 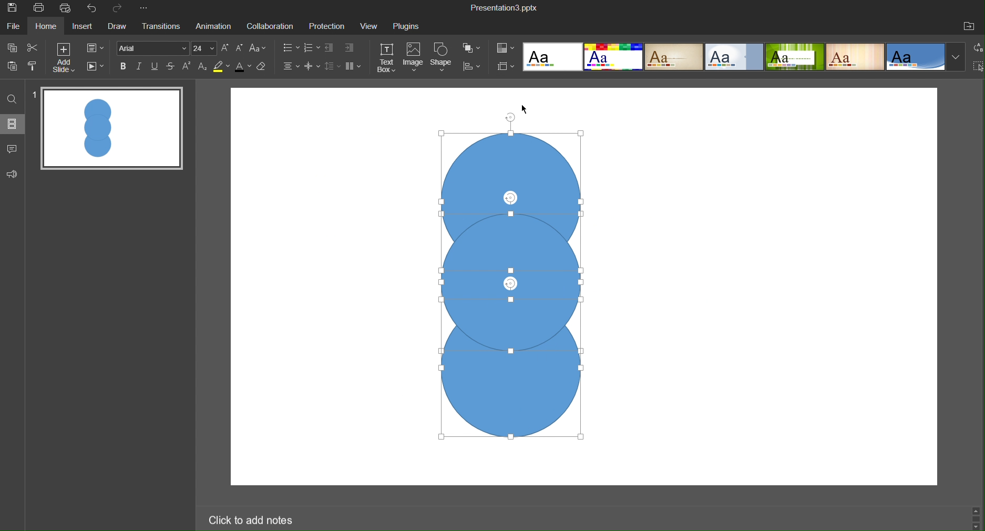 I want to click on Print, so click(x=41, y=8).